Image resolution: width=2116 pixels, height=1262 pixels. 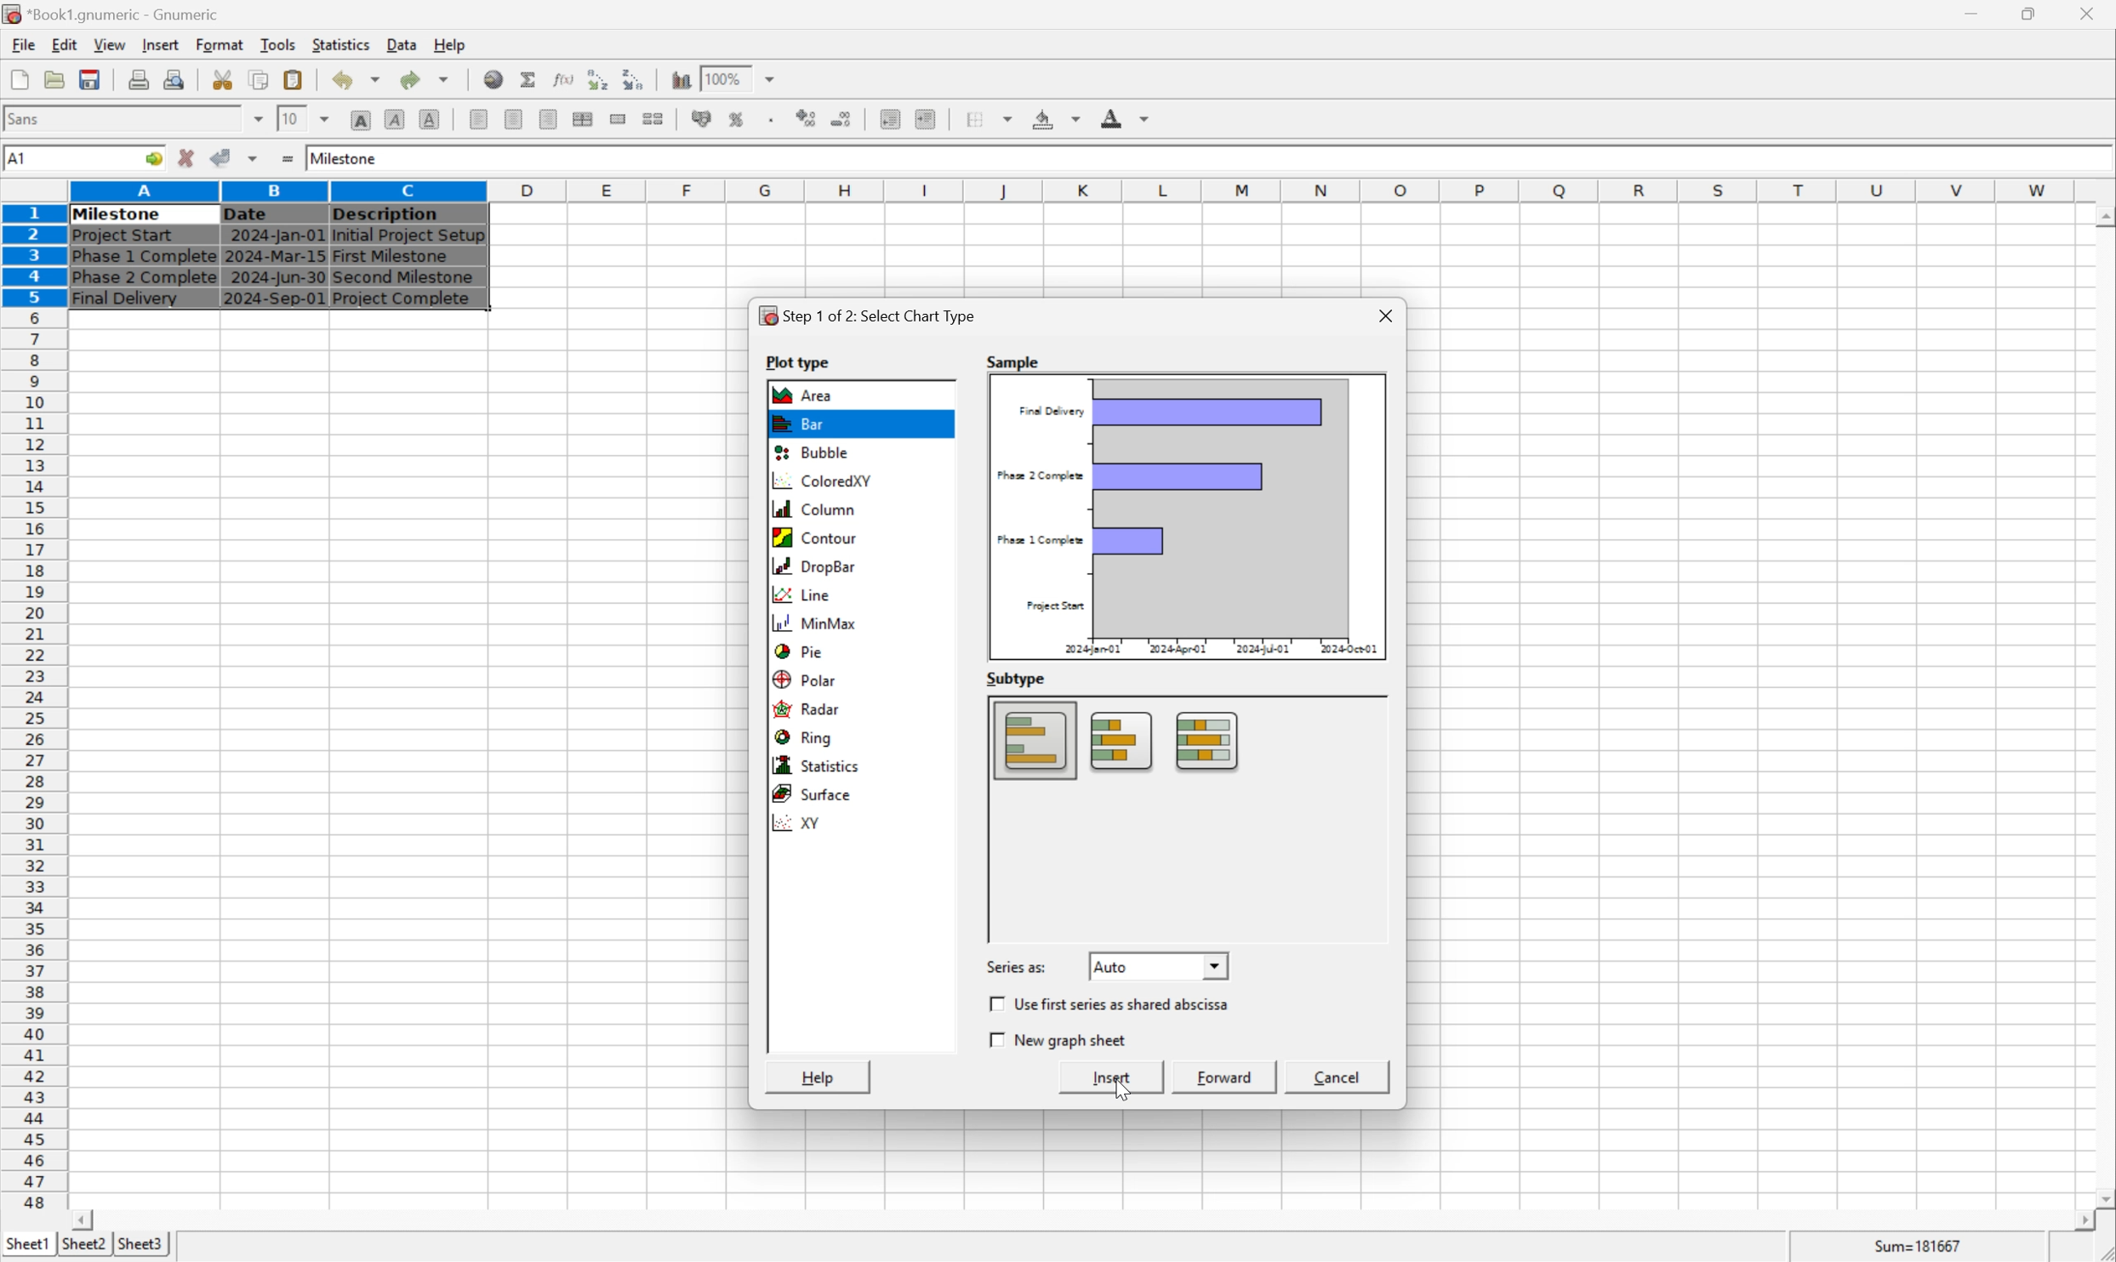 I want to click on bold, so click(x=360, y=121).